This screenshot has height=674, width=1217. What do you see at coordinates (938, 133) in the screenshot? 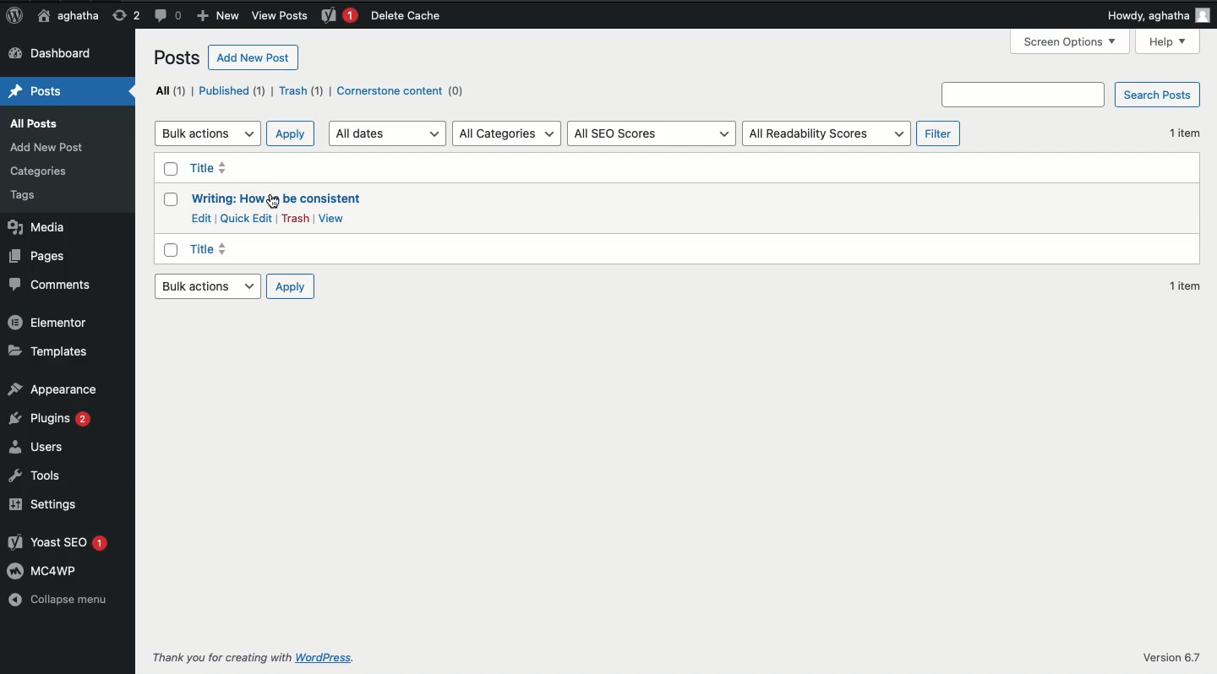
I see `Filter` at bounding box center [938, 133].